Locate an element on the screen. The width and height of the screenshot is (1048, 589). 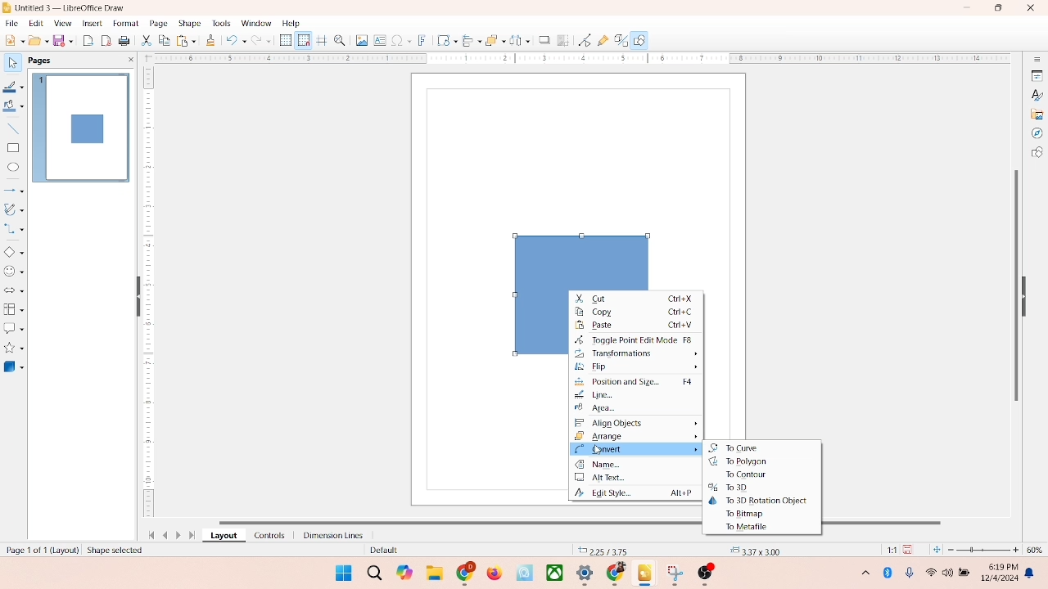
textbox is located at coordinates (379, 42).